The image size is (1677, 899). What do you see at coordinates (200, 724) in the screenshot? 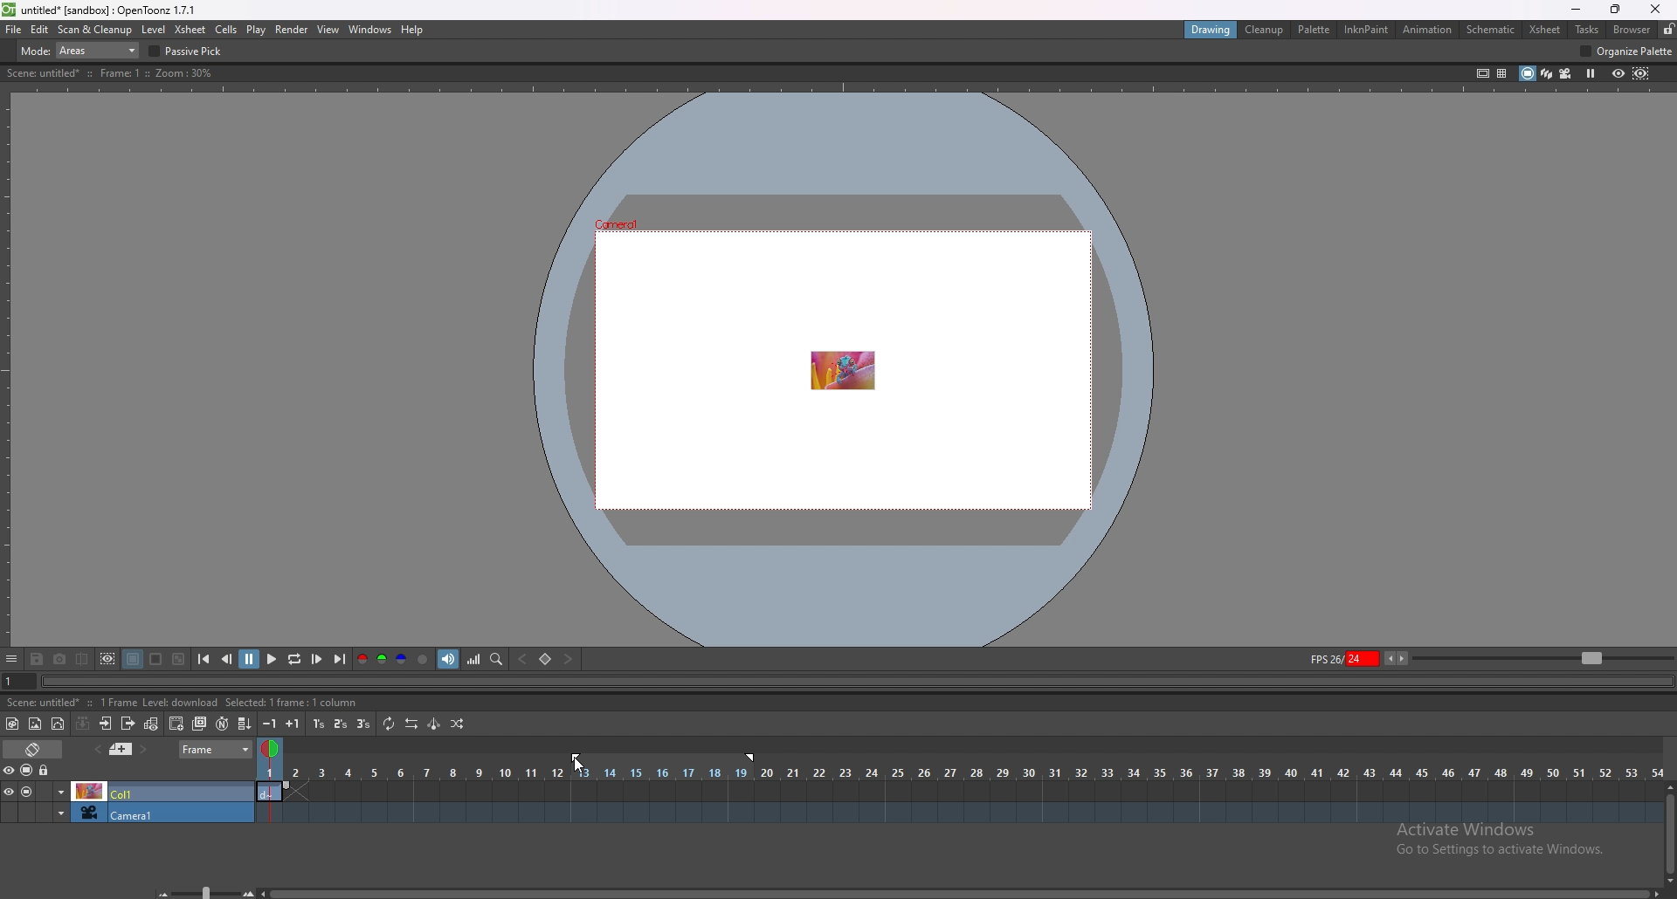
I see `duplicate drawing` at bounding box center [200, 724].